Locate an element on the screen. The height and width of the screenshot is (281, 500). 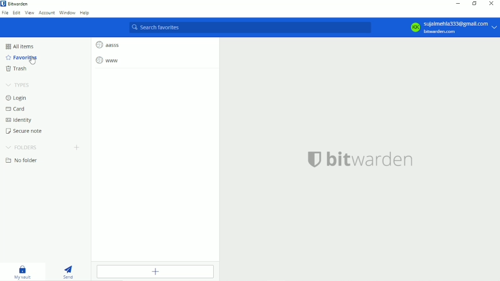
No folder is located at coordinates (22, 161).